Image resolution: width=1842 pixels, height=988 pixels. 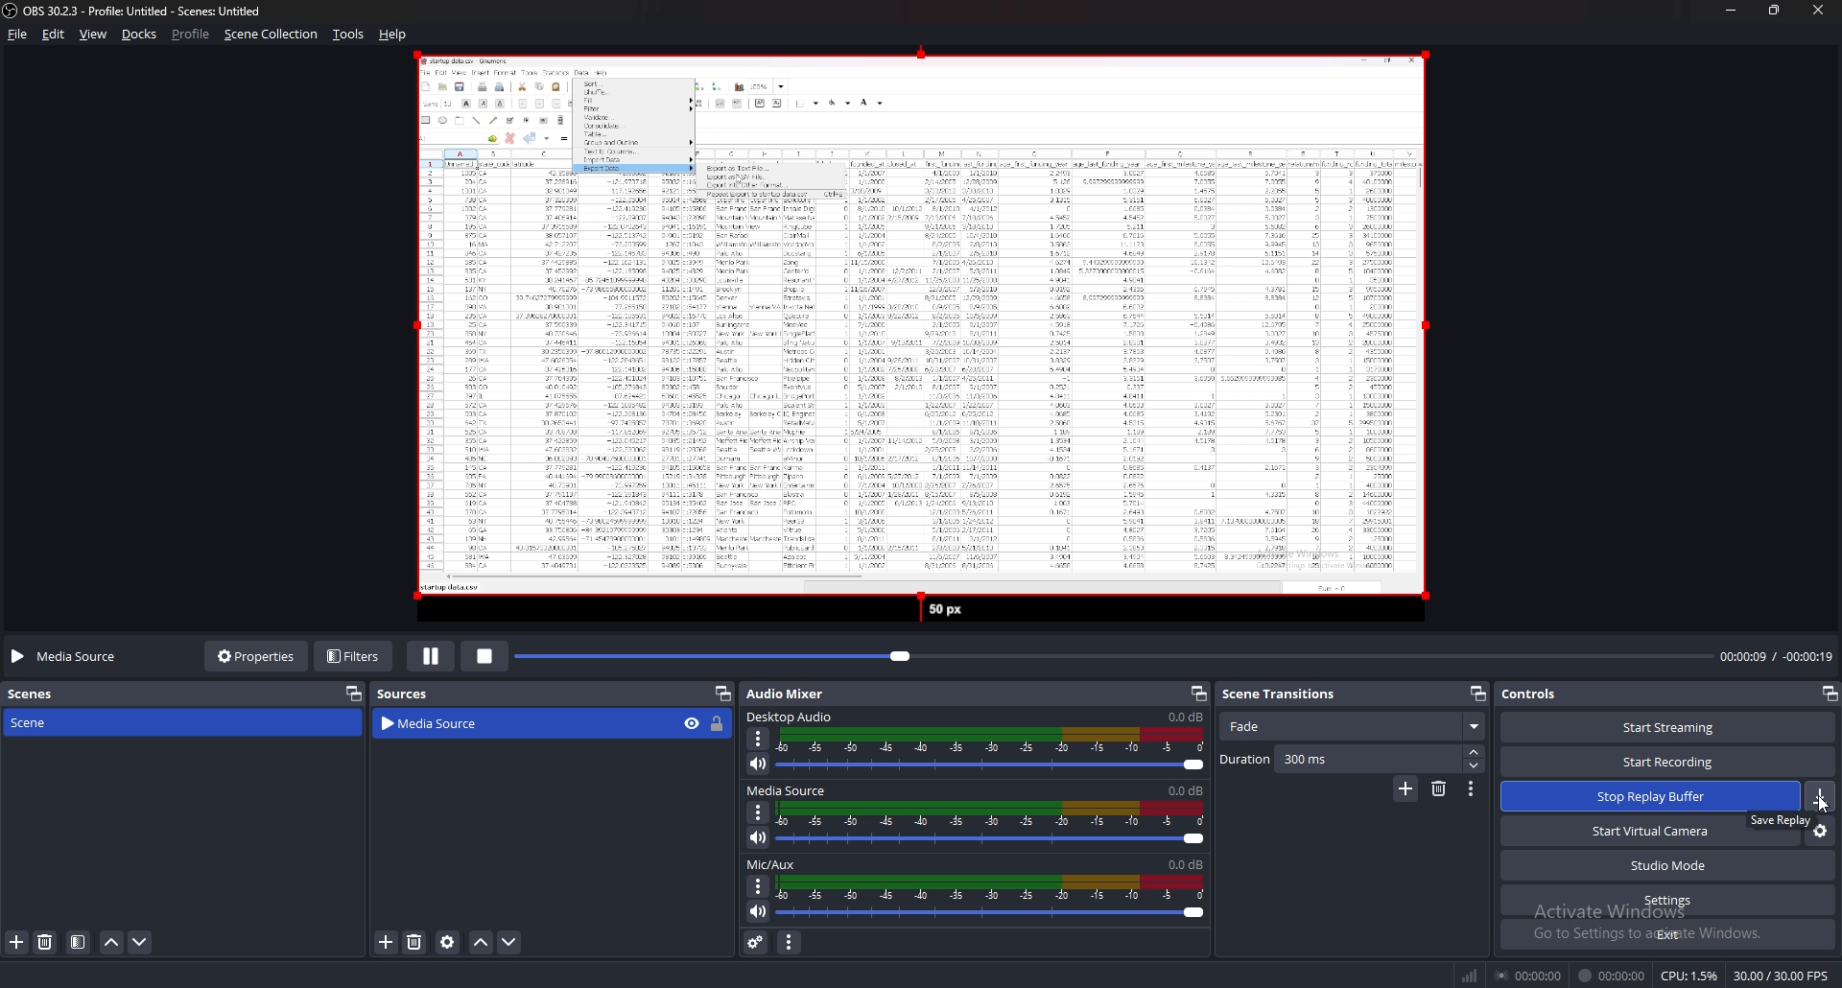 What do you see at coordinates (790, 790) in the screenshot?
I see `media source` at bounding box center [790, 790].